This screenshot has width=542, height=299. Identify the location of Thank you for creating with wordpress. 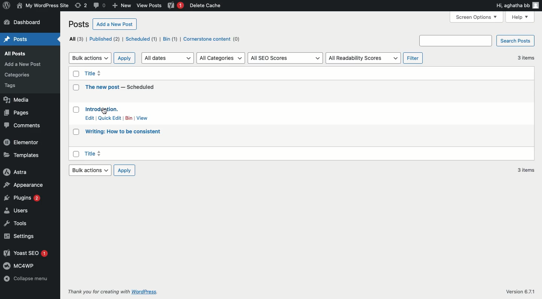
(117, 292).